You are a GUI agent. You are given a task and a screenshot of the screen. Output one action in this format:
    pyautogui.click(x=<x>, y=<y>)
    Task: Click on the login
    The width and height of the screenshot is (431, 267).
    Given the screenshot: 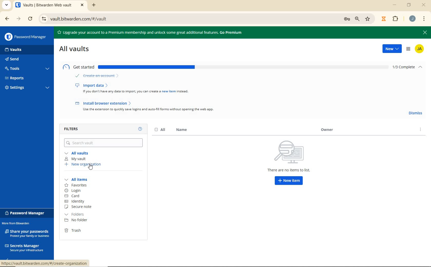 What is the action you would take?
    pyautogui.click(x=76, y=191)
    